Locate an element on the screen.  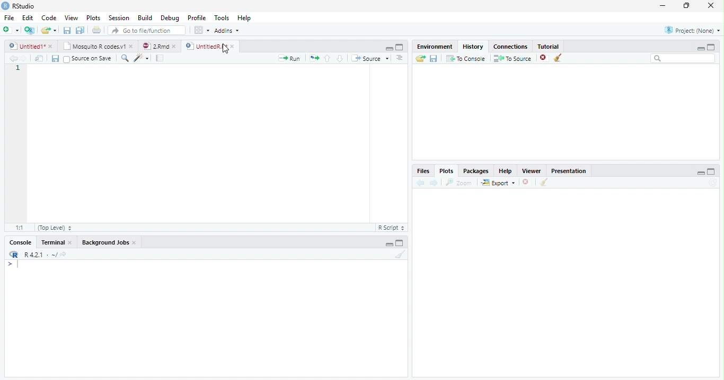
Export is located at coordinates (499, 183).